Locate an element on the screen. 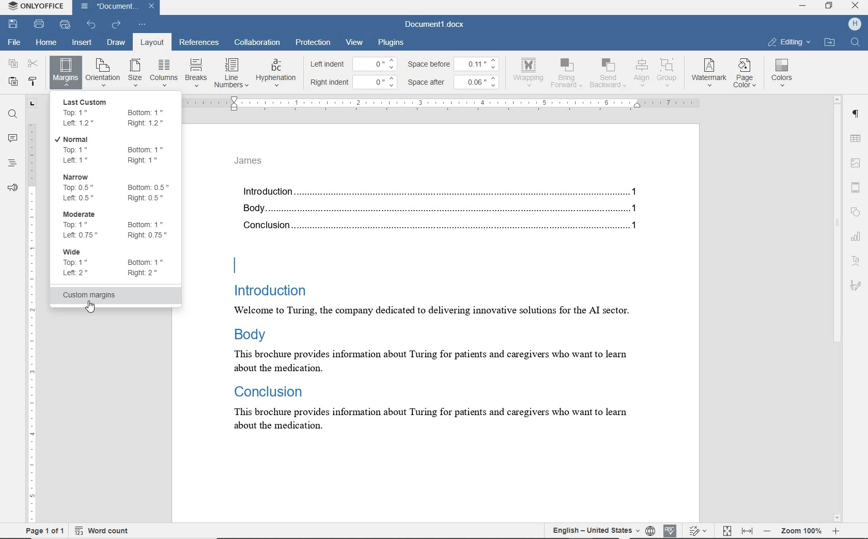  0.11 is located at coordinates (479, 62).